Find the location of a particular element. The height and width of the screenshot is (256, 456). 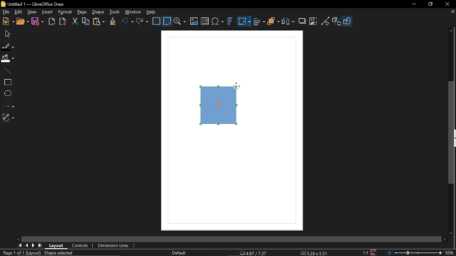

Tools is located at coordinates (114, 12).